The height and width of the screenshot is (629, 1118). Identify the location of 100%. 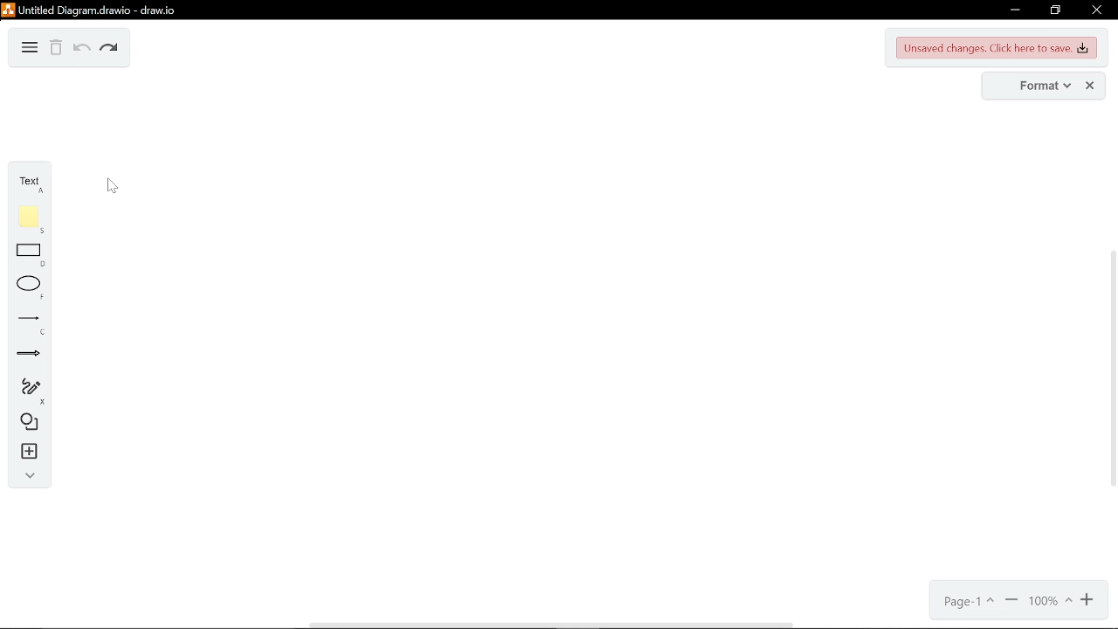
(1053, 602).